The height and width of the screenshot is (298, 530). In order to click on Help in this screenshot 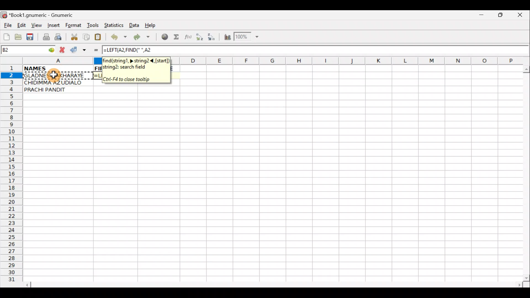, I will do `click(150, 25)`.